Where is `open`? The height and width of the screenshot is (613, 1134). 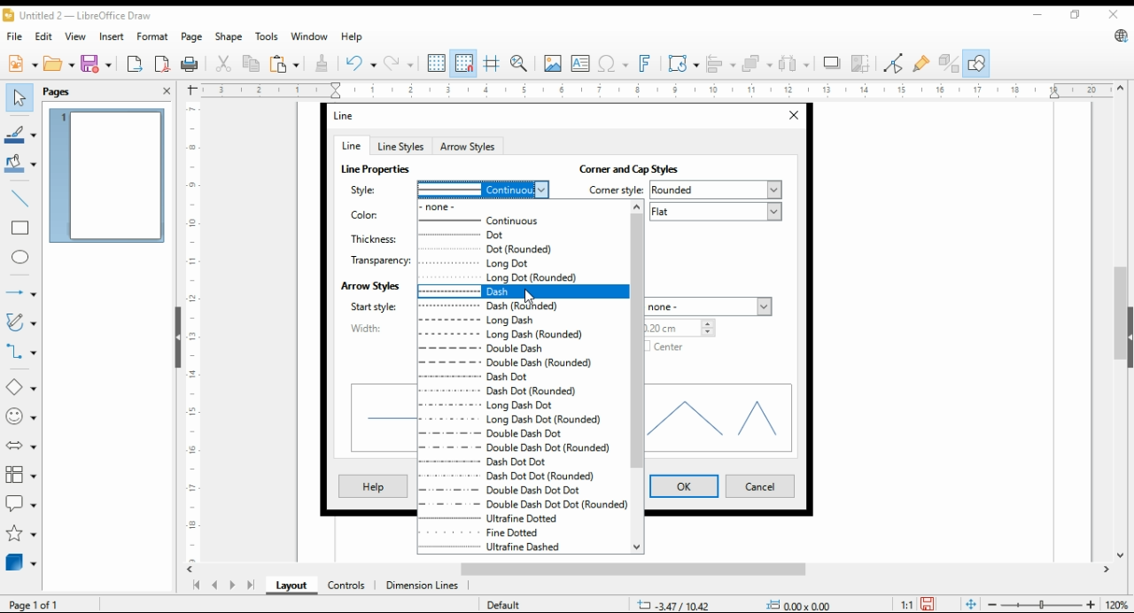
open is located at coordinates (59, 62).